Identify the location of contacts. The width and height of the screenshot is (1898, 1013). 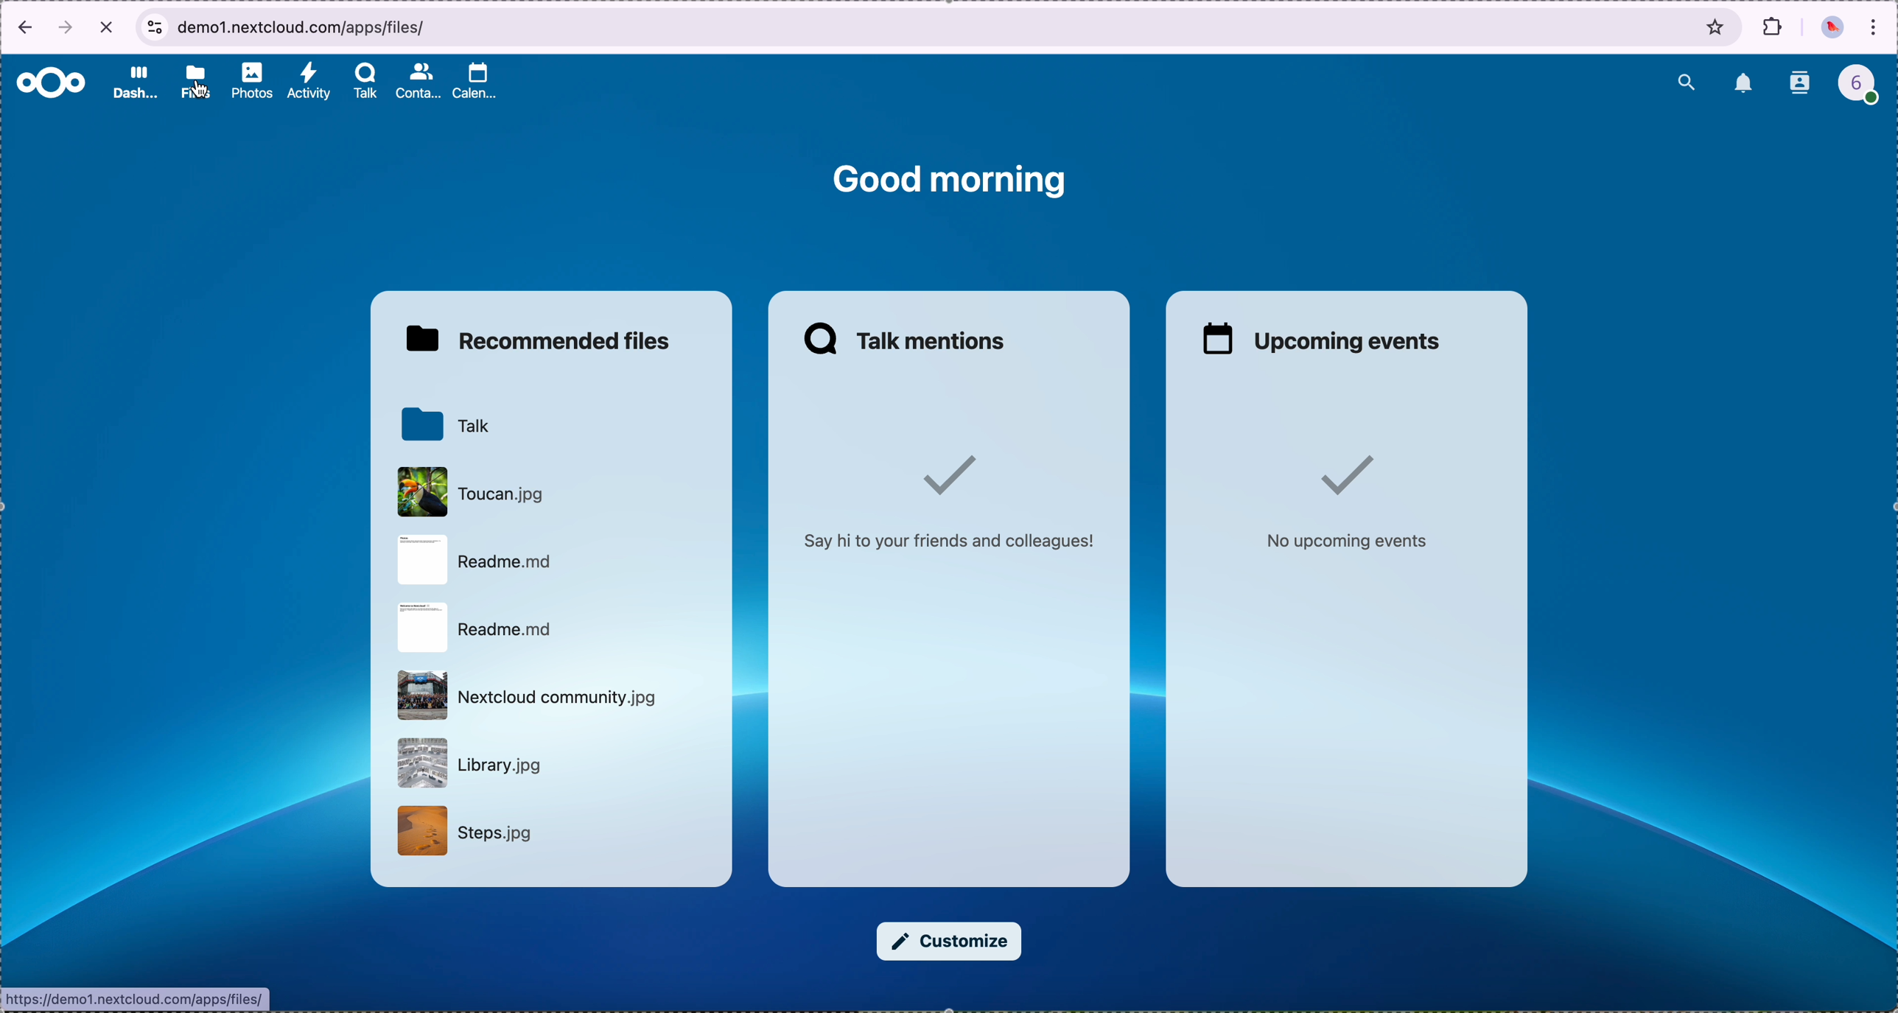
(1801, 84).